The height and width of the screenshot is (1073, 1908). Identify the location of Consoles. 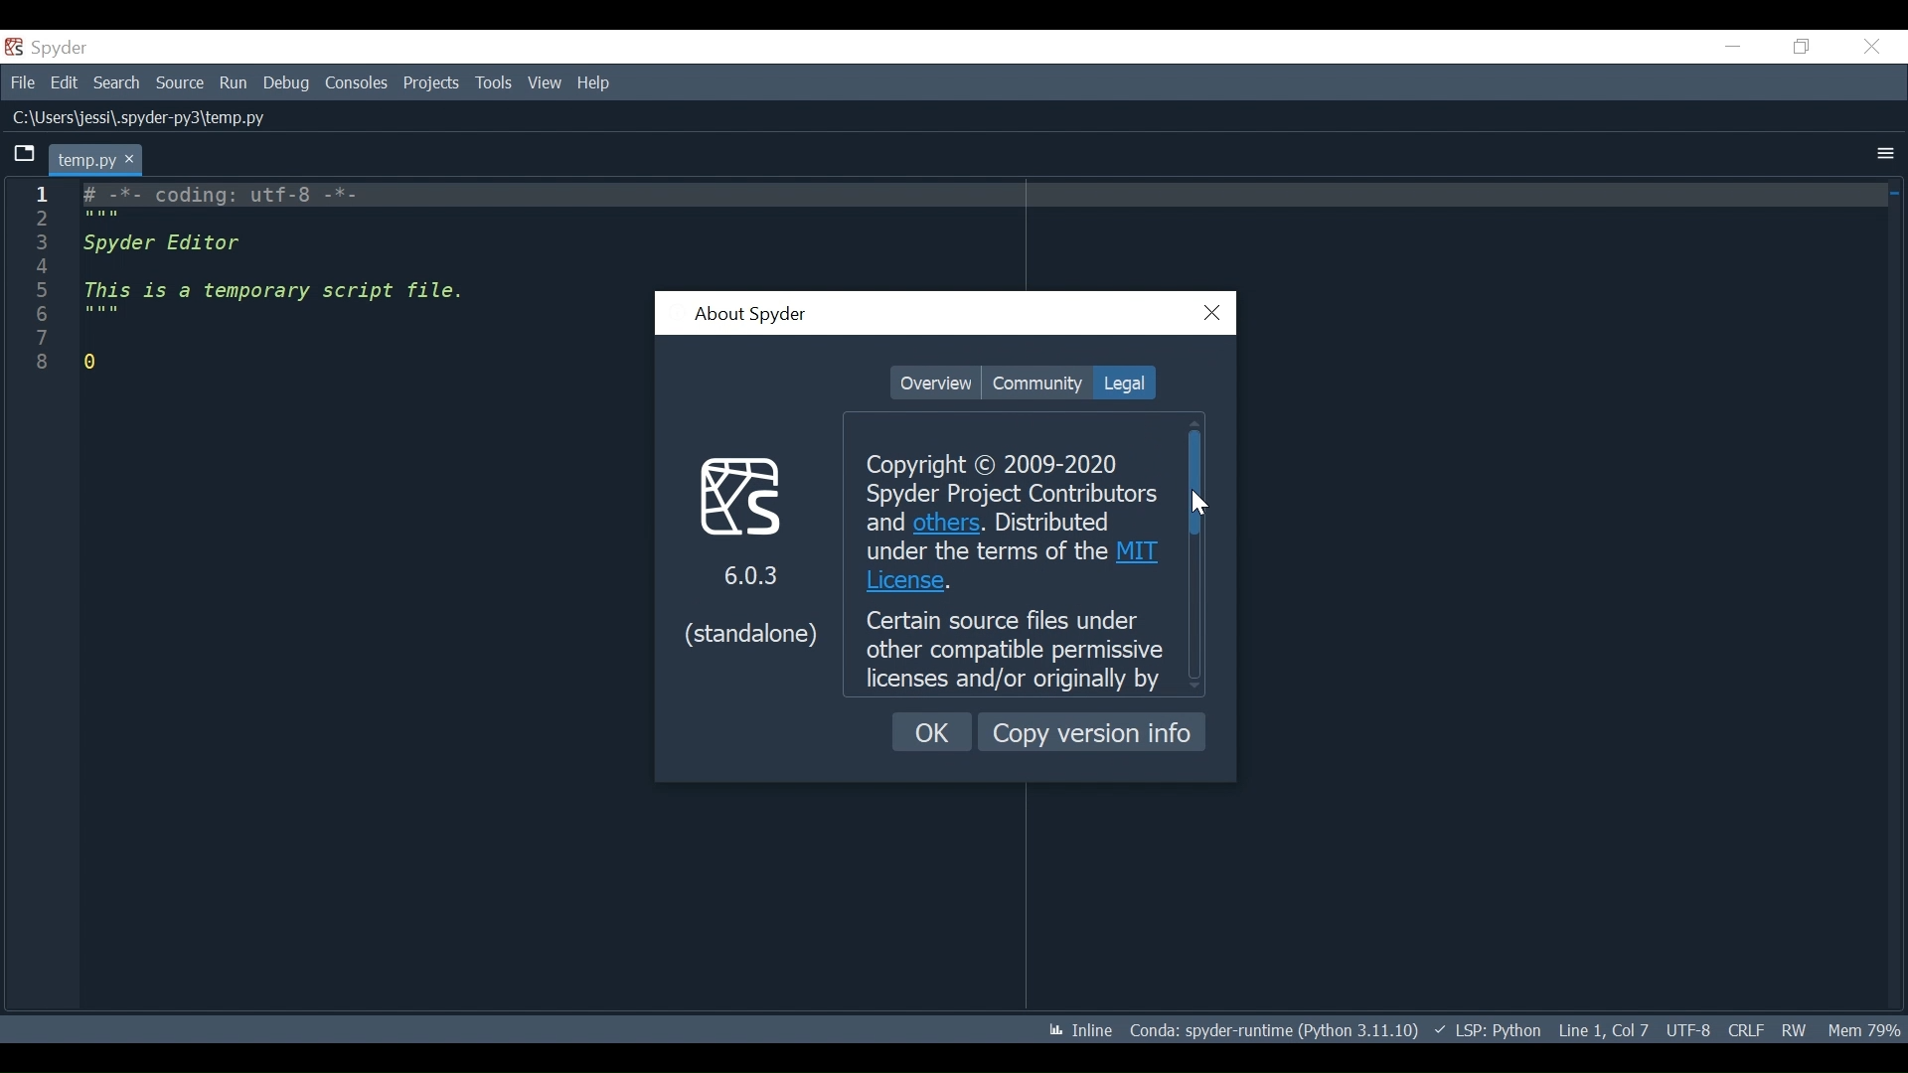
(355, 83).